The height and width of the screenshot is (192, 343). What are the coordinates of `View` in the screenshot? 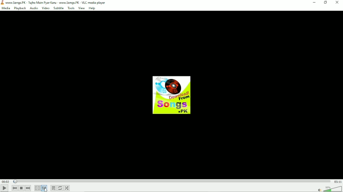 It's located at (81, 8).